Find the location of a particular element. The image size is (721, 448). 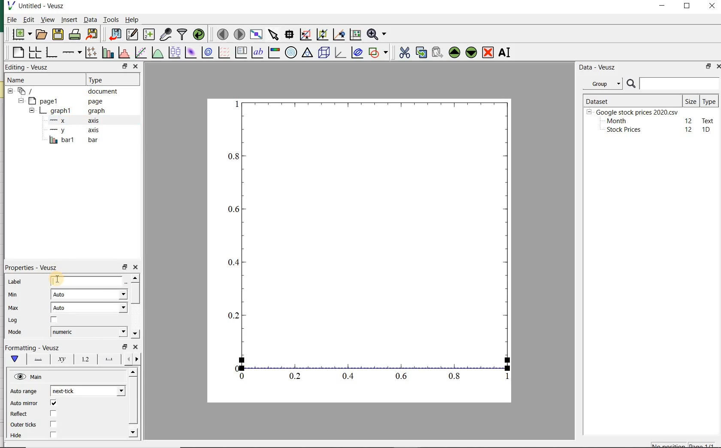

arrange graphs in a grid is located at coordinates (34, 53).